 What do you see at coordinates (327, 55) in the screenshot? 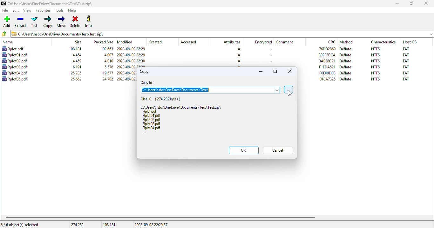
I see `CRC` at bounding box center [327, 55].